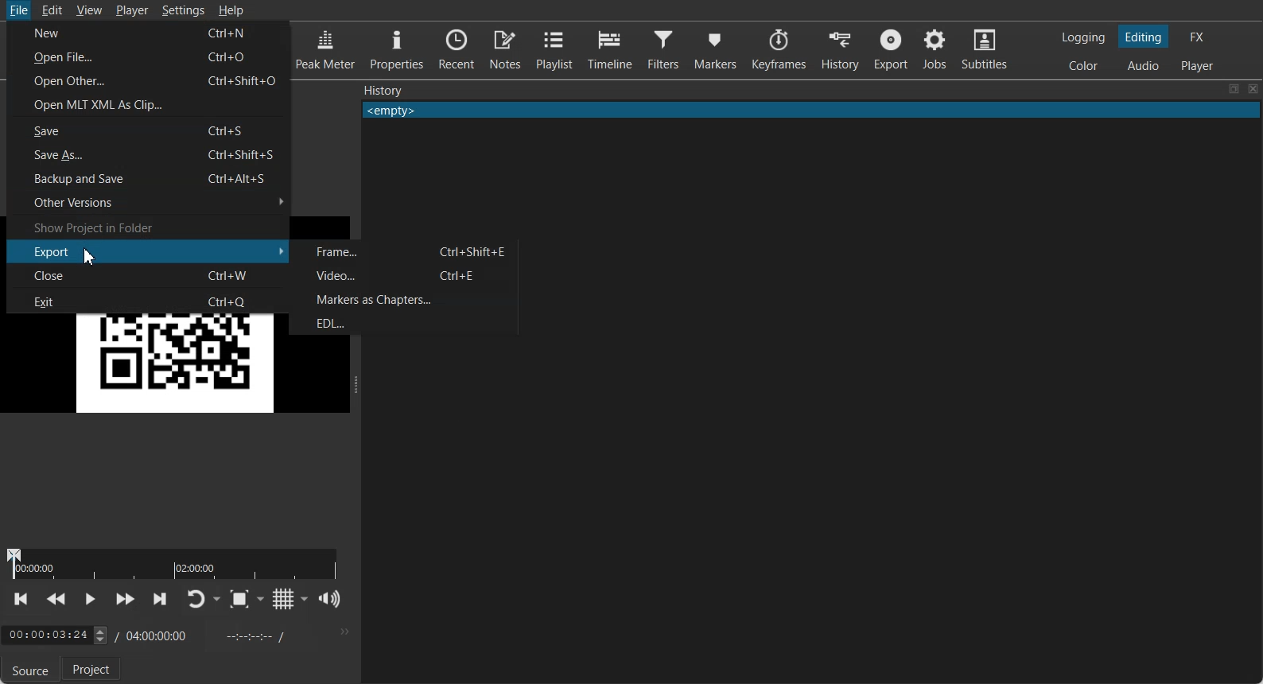  What do you see at coordinates (663, 48) in the screenshot?
I see `Filters` at bounding box center [663, 48].